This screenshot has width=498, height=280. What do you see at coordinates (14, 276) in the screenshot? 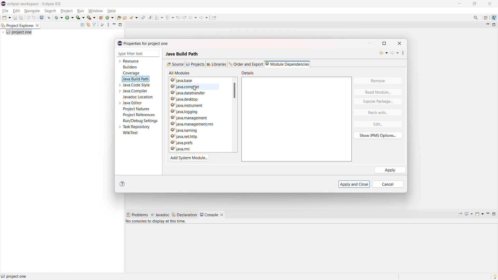
I see `project one` at bounding box center [14, 276].